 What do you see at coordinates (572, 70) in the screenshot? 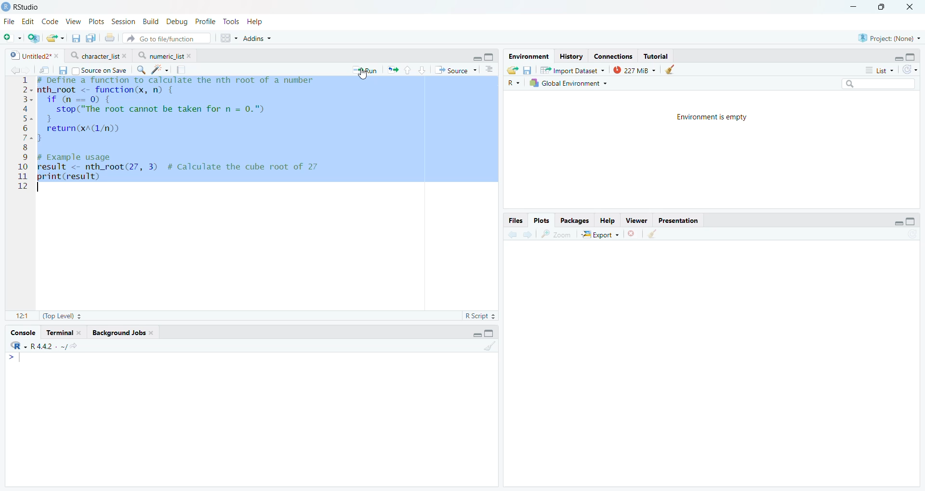
I see `Import Dataset` at bounding box center [572, 70].